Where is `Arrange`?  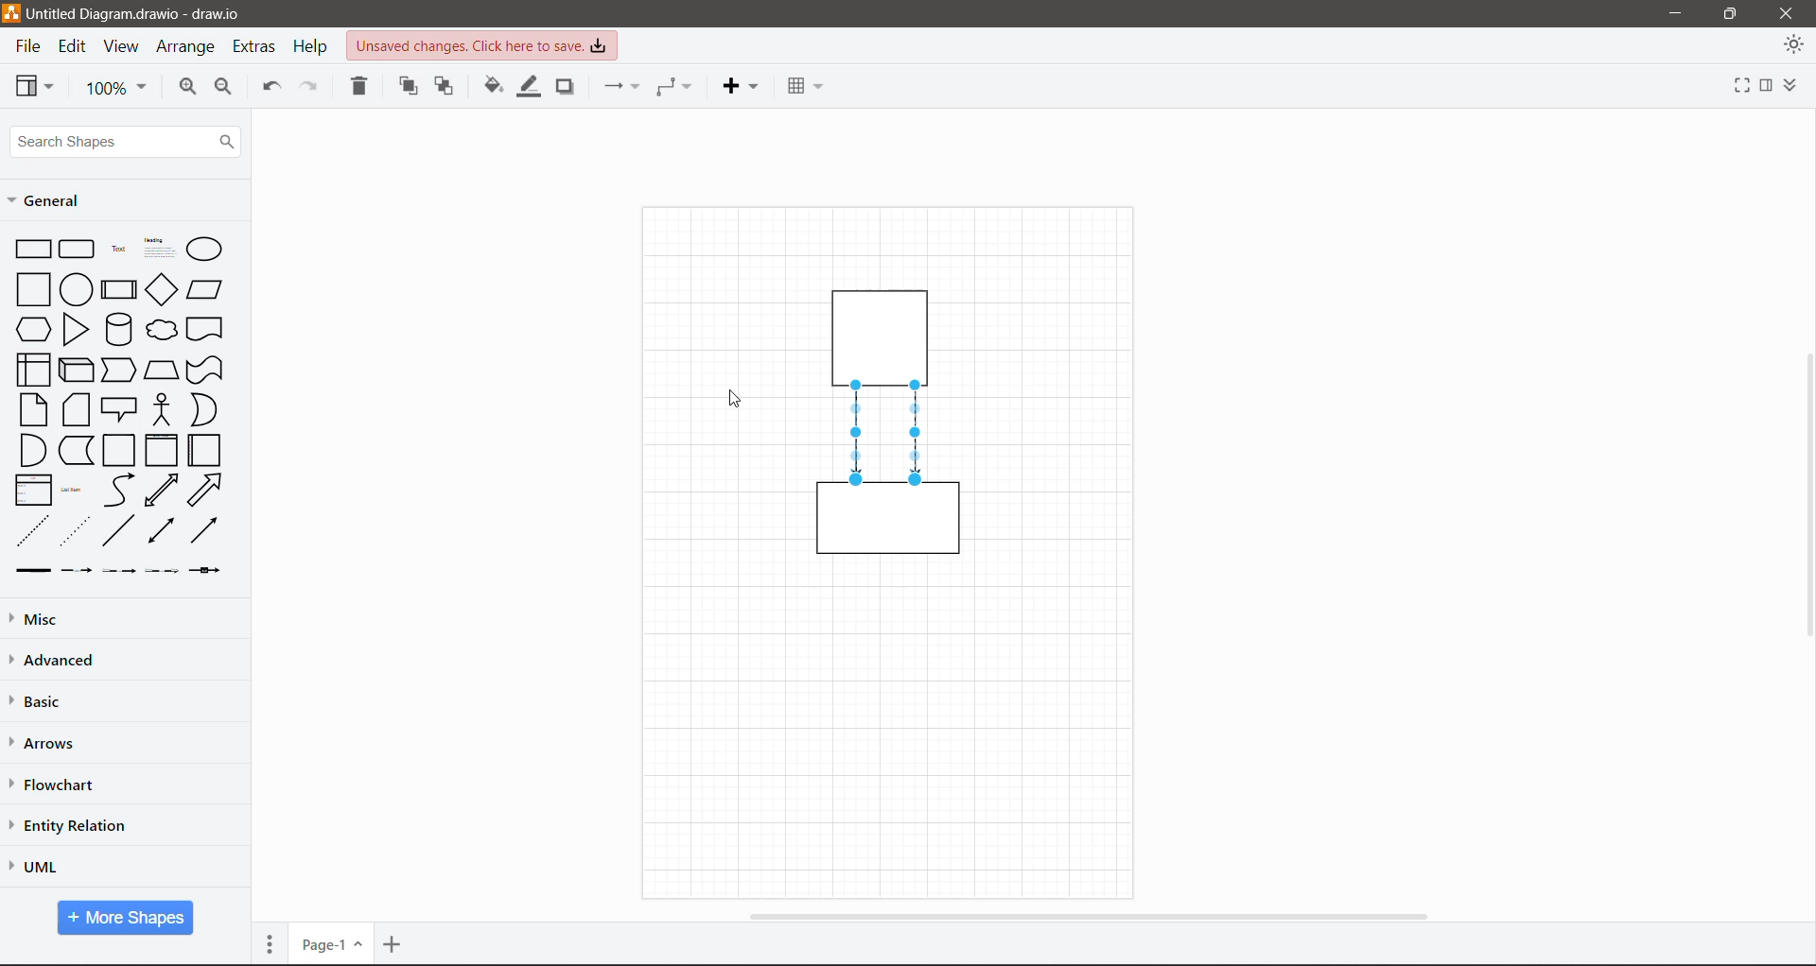 Arrange is located at coordinates (187, 49).